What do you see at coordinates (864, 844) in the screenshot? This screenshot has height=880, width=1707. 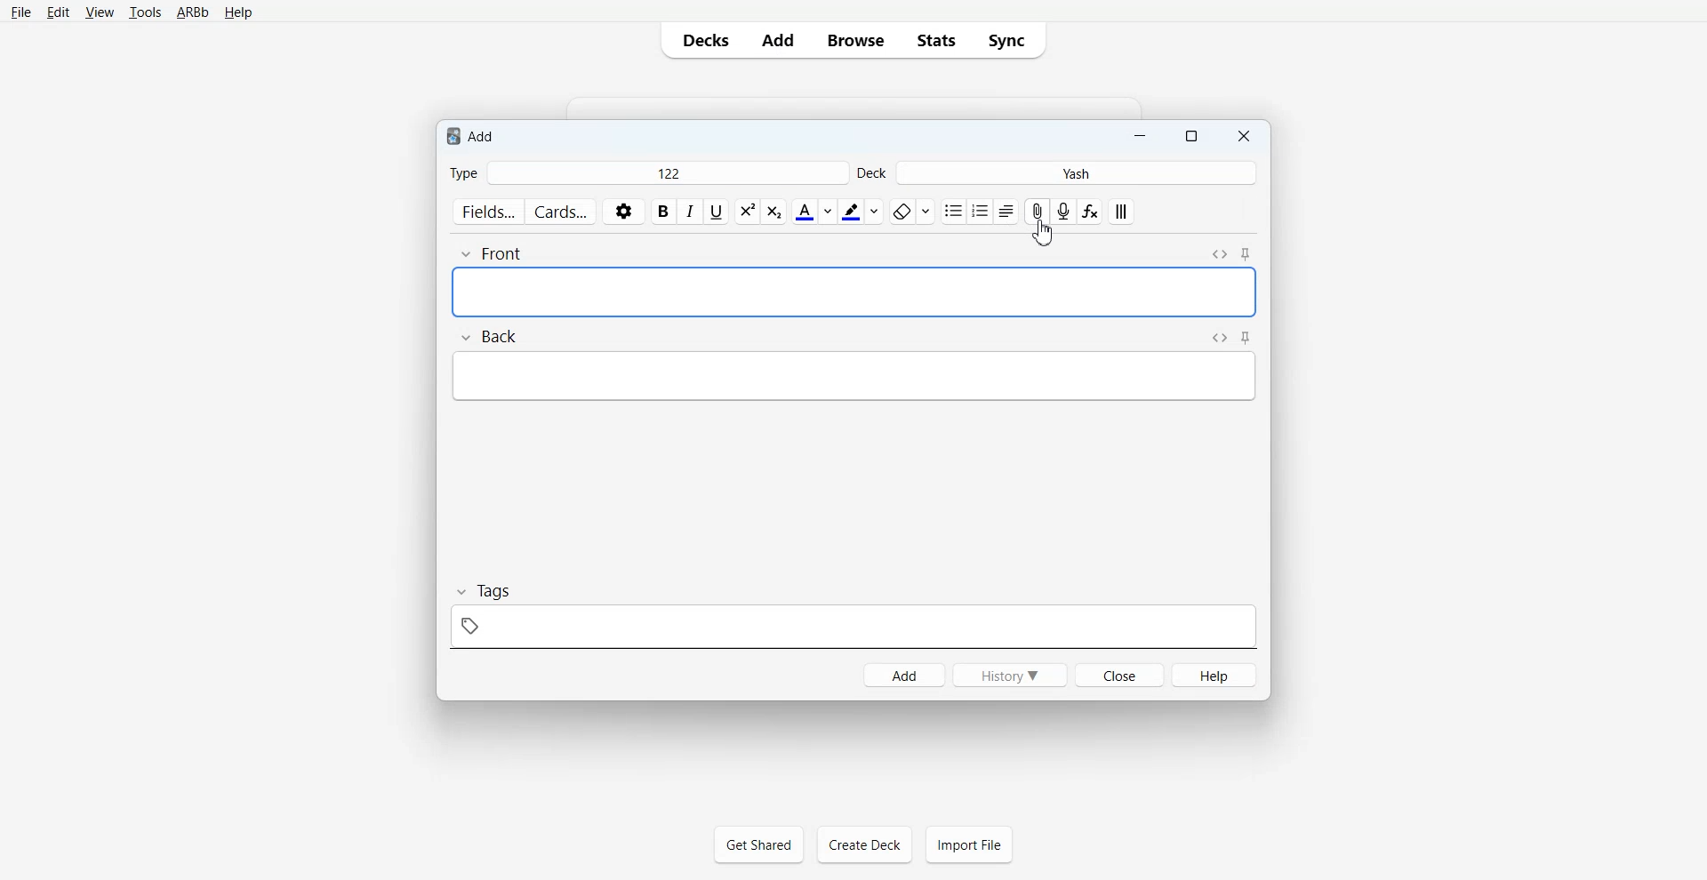 I see `Create Deck` at bounding box center [864, 844].